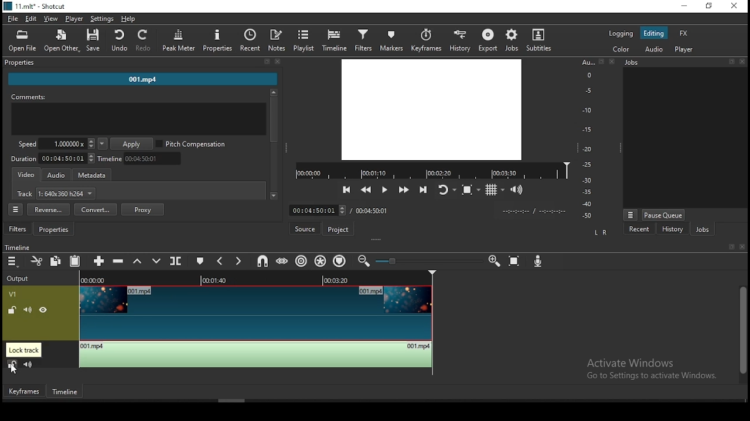 The height and width of the screenshot is (421, 750). I want to click on more options, so click(629, 215).